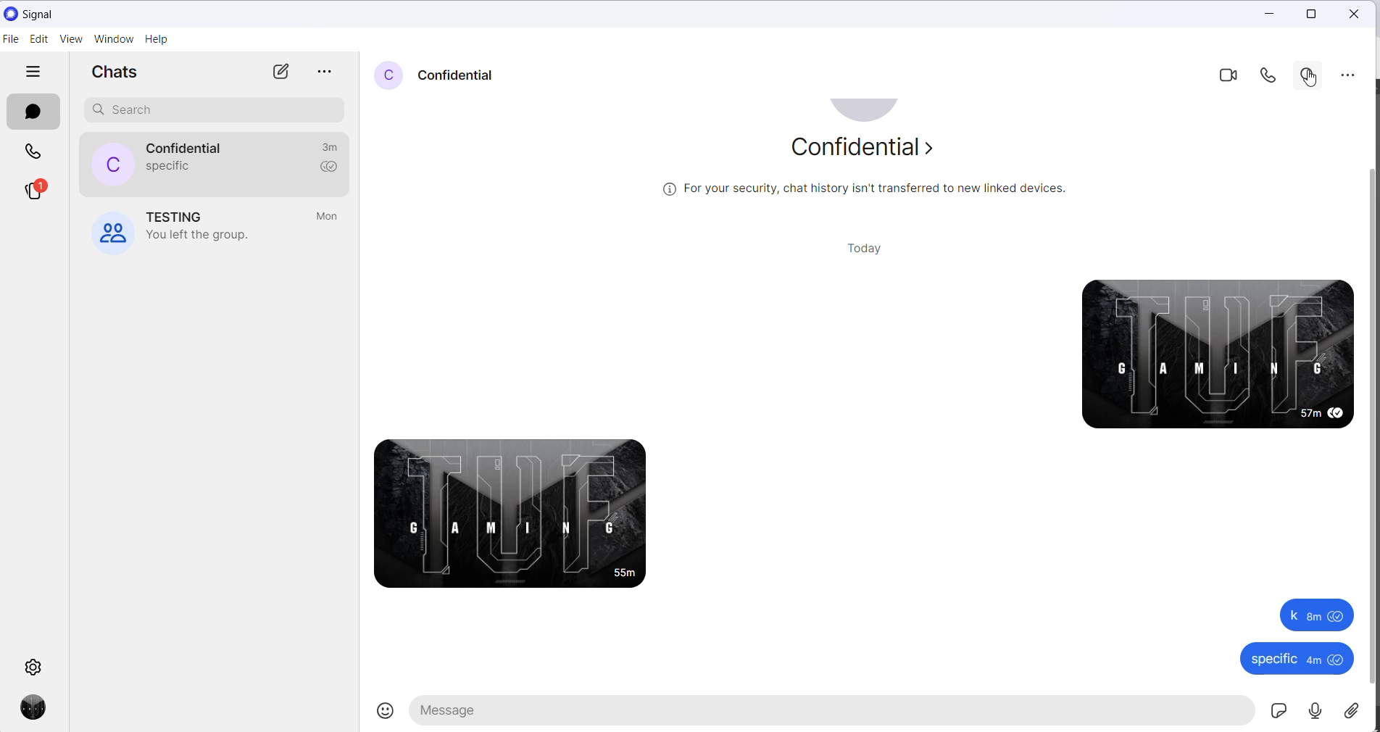 The image size is (1380, 732). I want to click on read recipient, so click(332, 167).